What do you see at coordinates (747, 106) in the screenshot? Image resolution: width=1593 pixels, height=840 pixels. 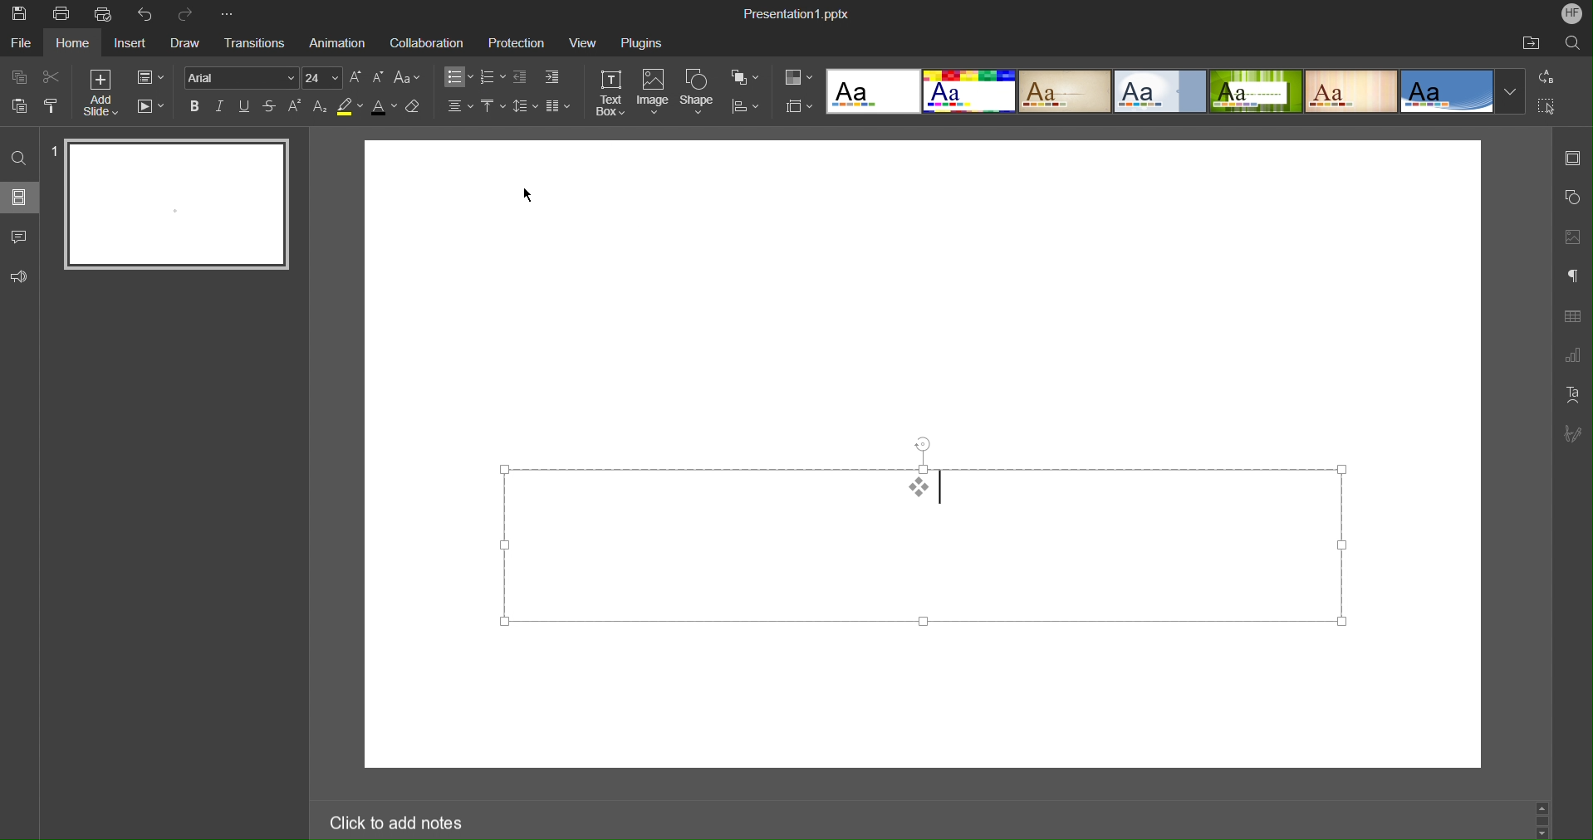 I see `Distribute` at bounding box center [747, 106].